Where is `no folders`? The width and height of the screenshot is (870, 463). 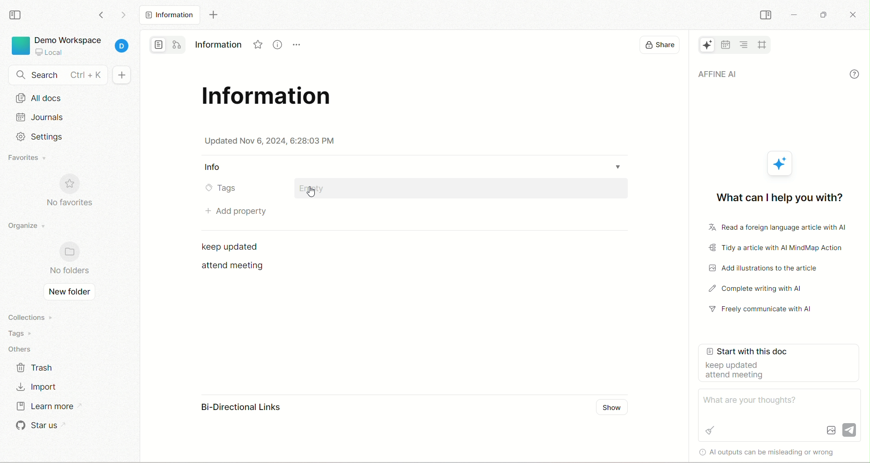 no folders is located at coordinates (68, 260).